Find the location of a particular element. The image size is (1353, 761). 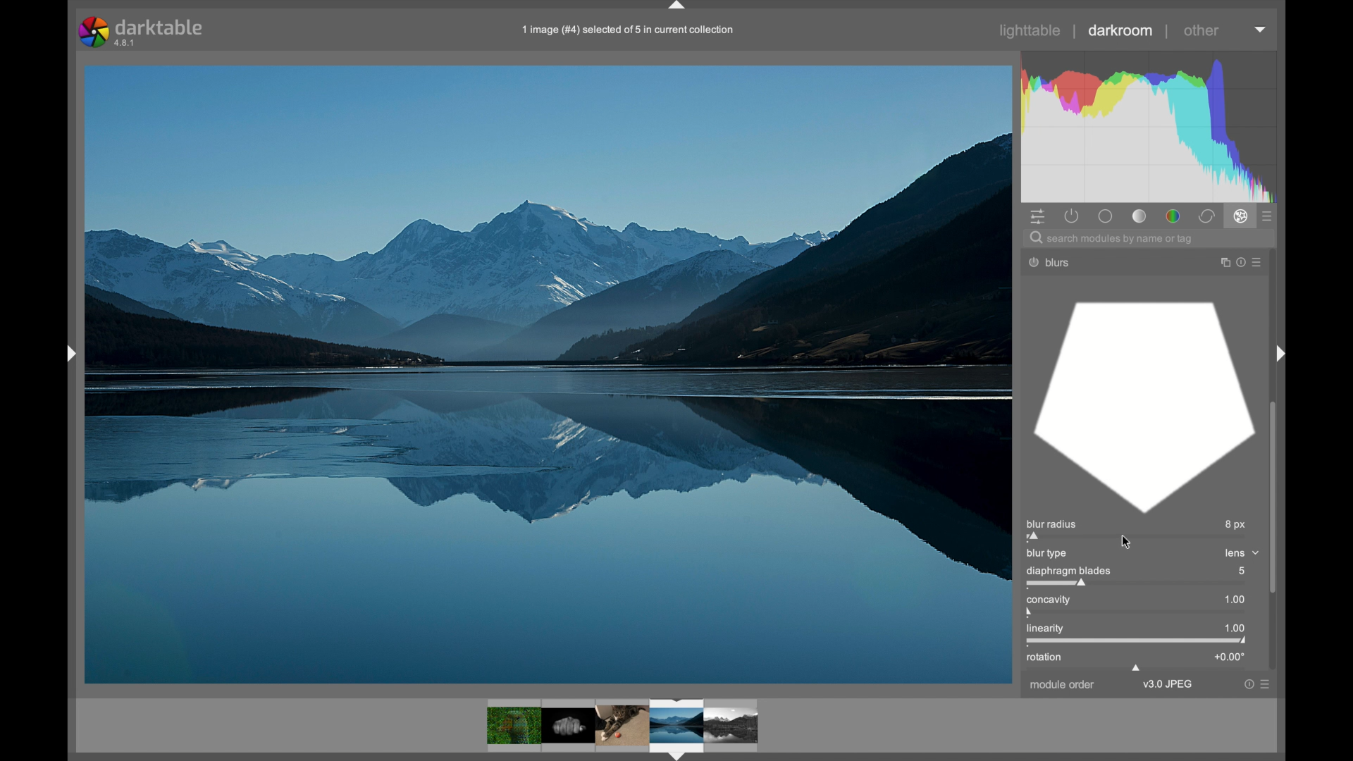

concavity is located at coordinates (1049, 600).